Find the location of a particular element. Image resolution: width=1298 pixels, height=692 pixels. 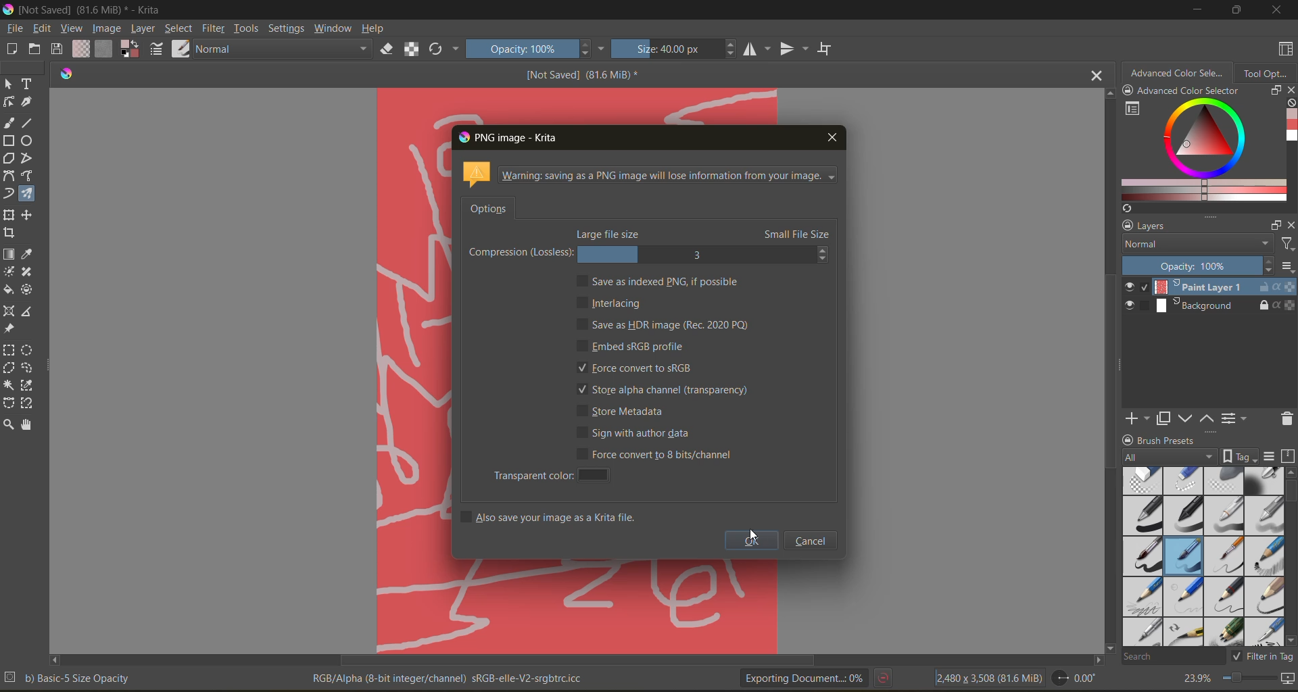

save as indexed is located at coordinates (660, 281).